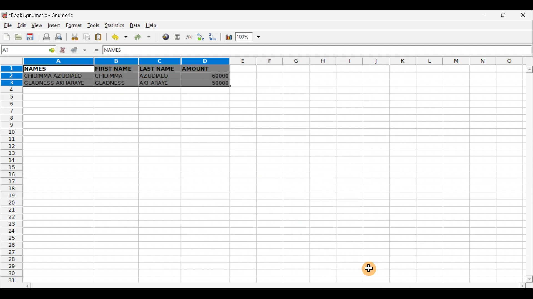 The image size is (533, 299). Describe the element at coordinates (212, 76) in the screenshot. I see `50000` at that location.